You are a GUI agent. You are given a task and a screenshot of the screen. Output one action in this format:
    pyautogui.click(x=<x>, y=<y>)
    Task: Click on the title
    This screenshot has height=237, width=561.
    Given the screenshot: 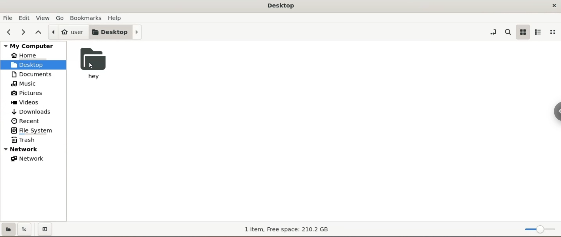 What is the action you would take?
    pyautogui.click(x=281, y=7)
    